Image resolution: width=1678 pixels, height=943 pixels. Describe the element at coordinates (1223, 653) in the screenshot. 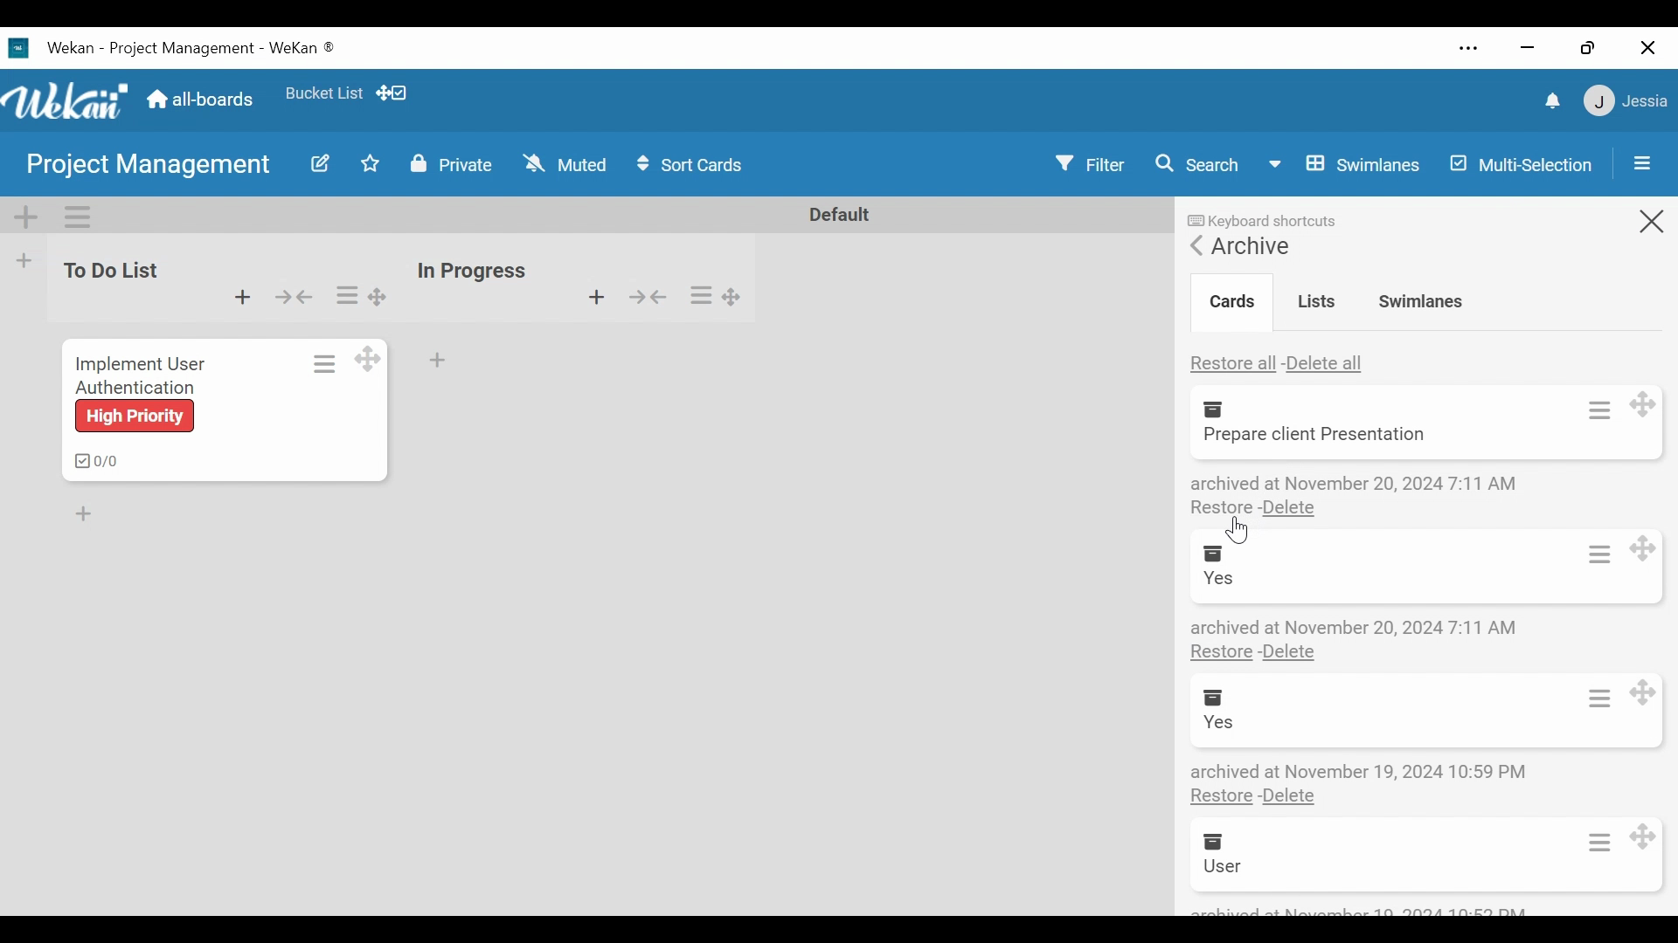

I see `Restore` at that location.